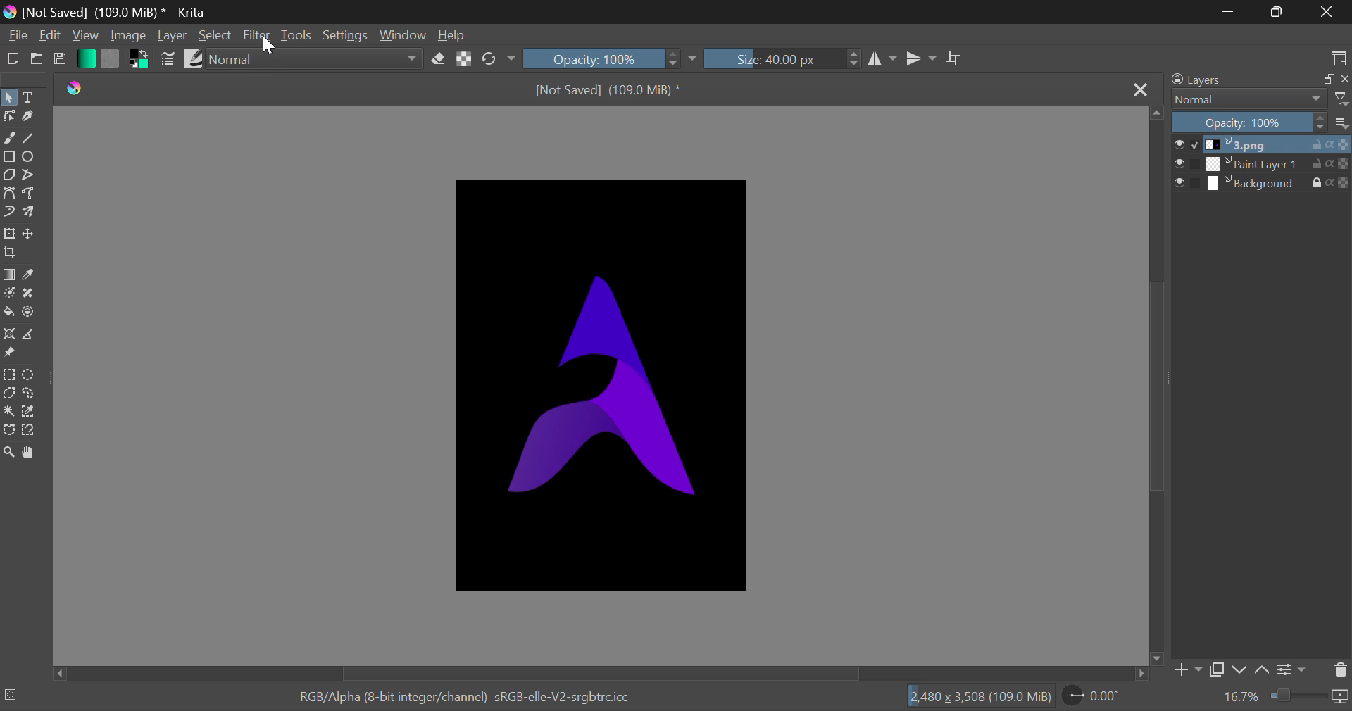 The image size is (1352, 711). What do you see at coordinates (30, 158) in the screenshot?
I see `Ellipses` at bounding box center [30, 158].